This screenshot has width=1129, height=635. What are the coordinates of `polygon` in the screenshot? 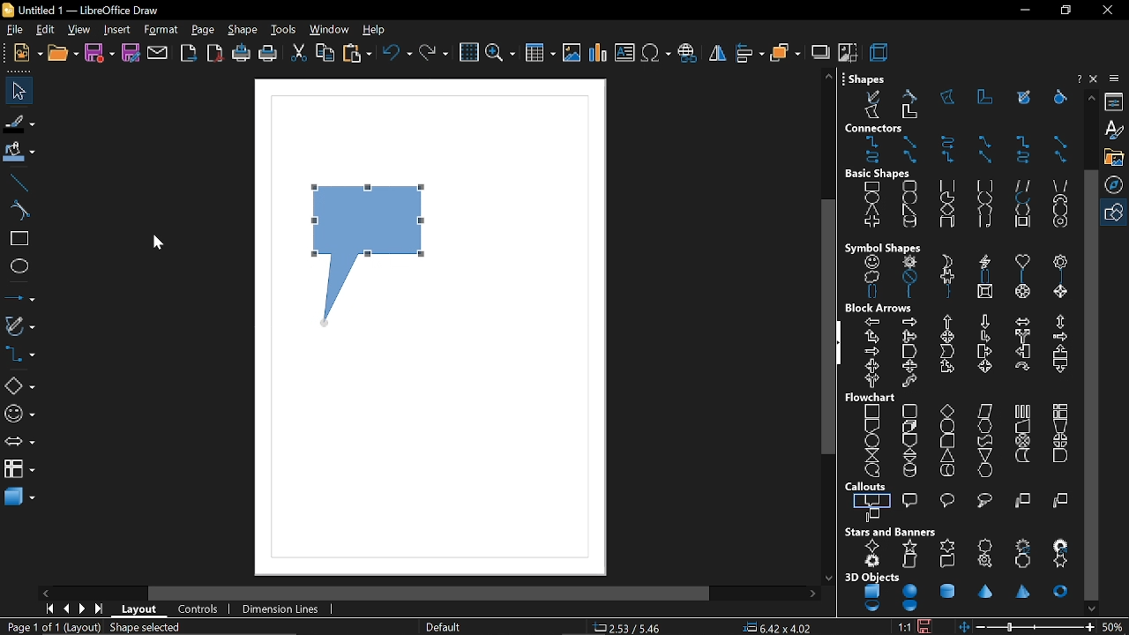 It's located at (949, 98).